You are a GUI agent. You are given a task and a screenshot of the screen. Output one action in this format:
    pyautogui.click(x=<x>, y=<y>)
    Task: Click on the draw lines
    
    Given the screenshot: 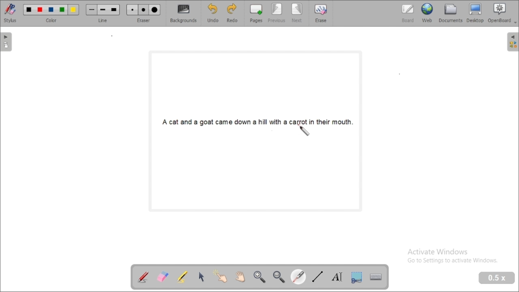 What is the action you would take?
    pyautogui.click(x=318, y=276)
    